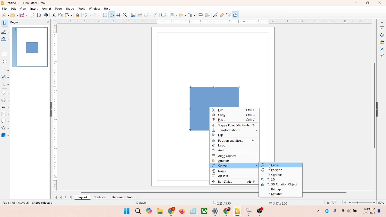 This screenshot has width=386, height=217. I want to click on point edit mode, so click(215, 14).